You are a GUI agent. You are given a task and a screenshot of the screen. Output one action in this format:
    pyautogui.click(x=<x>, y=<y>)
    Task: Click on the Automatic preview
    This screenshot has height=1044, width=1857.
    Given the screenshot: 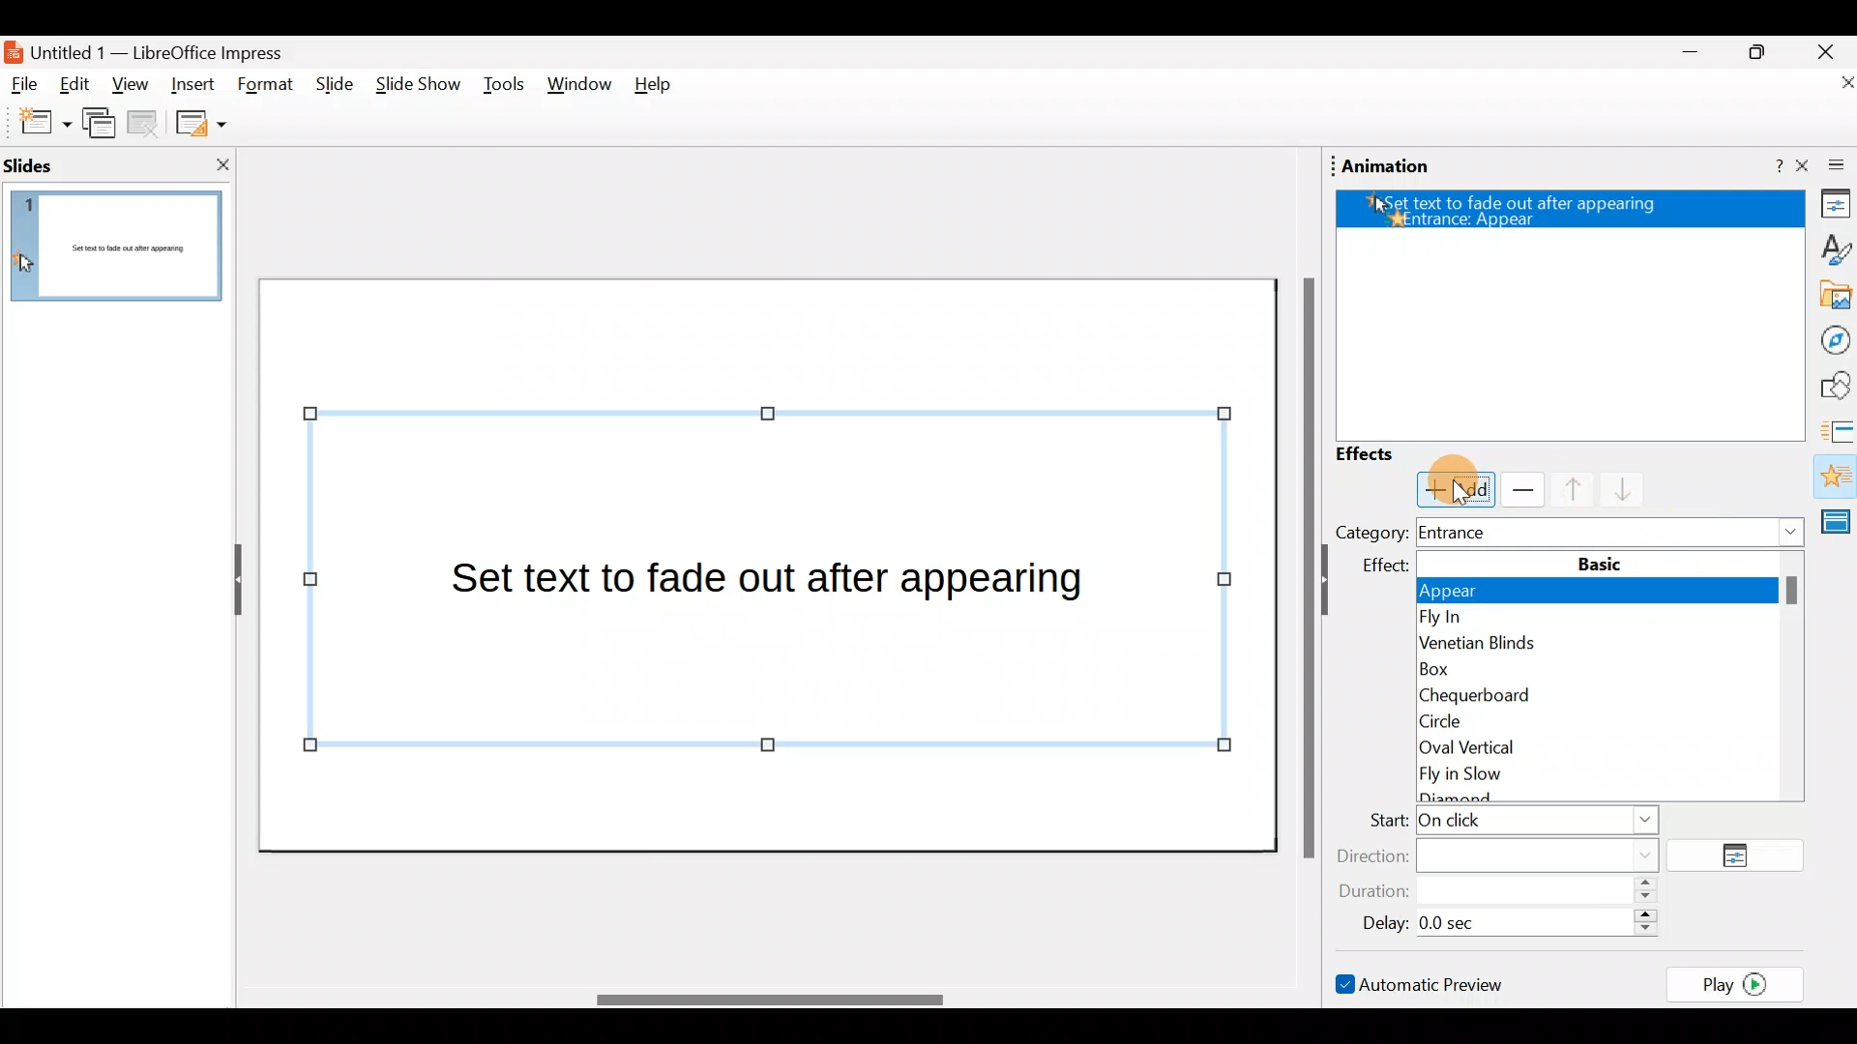 What is the action you would take?
    pyautogui.click(x=1423, y=983)
    